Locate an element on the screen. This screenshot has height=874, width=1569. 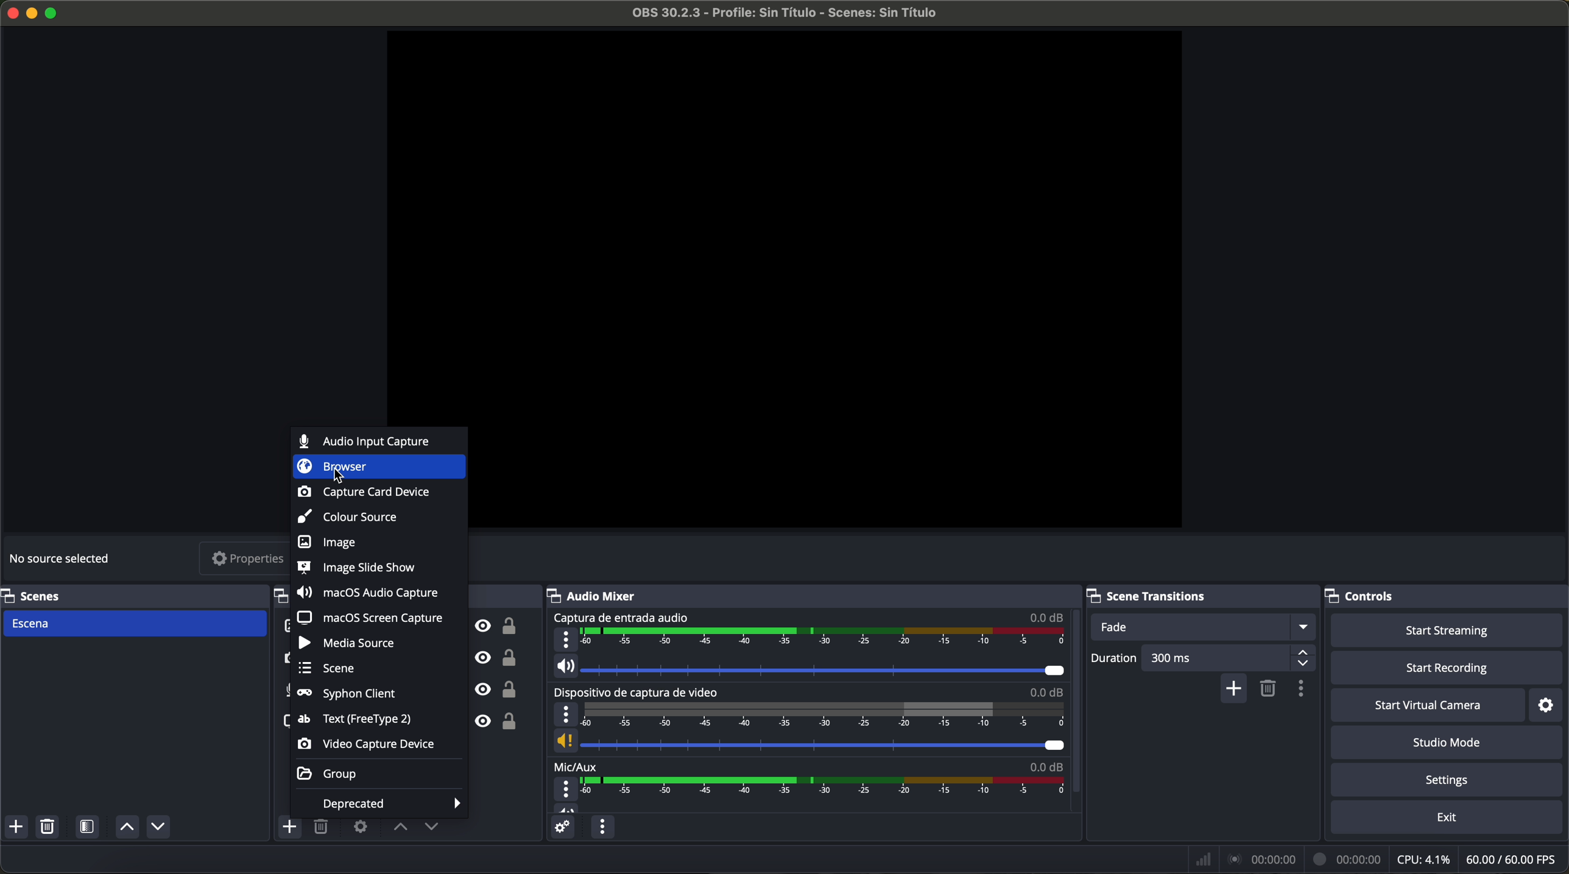
open source properties is located at coordinates (360, 828).